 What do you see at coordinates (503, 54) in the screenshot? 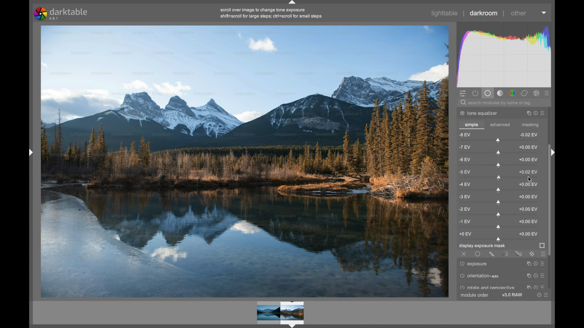
I see `histogram` at bounding box center [503, 54].